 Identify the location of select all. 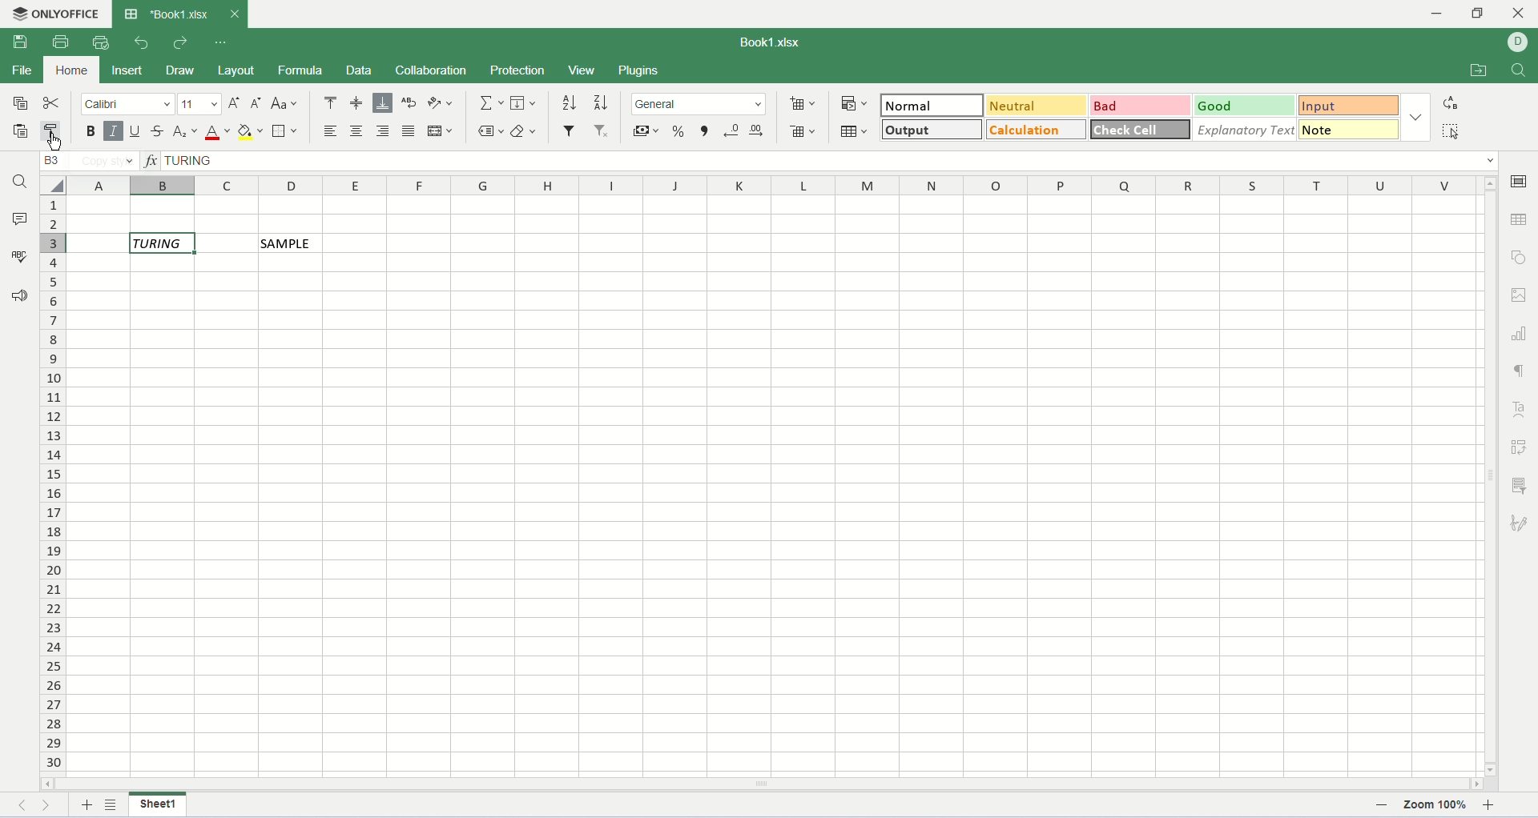
(52, 185).